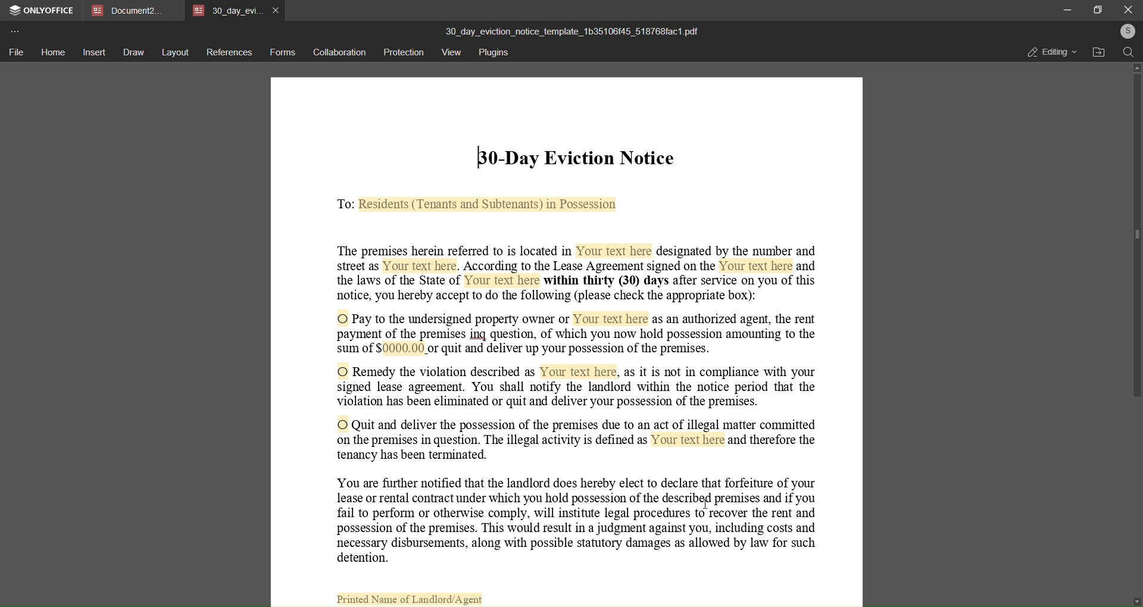 This screenshot has width=1143, height=607. What do you see at coordinates (132, 53) in the screenshot?
I see `draw` at bounding box center [132, 53].